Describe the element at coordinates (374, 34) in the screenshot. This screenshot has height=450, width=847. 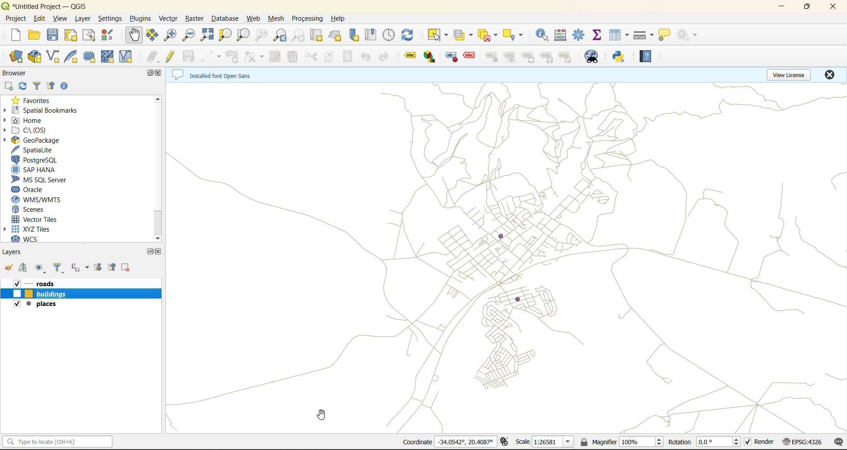
I see `show spatial bookmark` at that location.